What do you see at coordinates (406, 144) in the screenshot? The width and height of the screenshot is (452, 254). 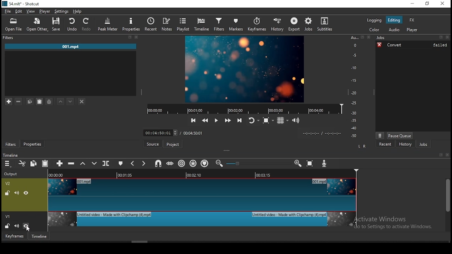 I see `history` at bounding box center [406, 144].